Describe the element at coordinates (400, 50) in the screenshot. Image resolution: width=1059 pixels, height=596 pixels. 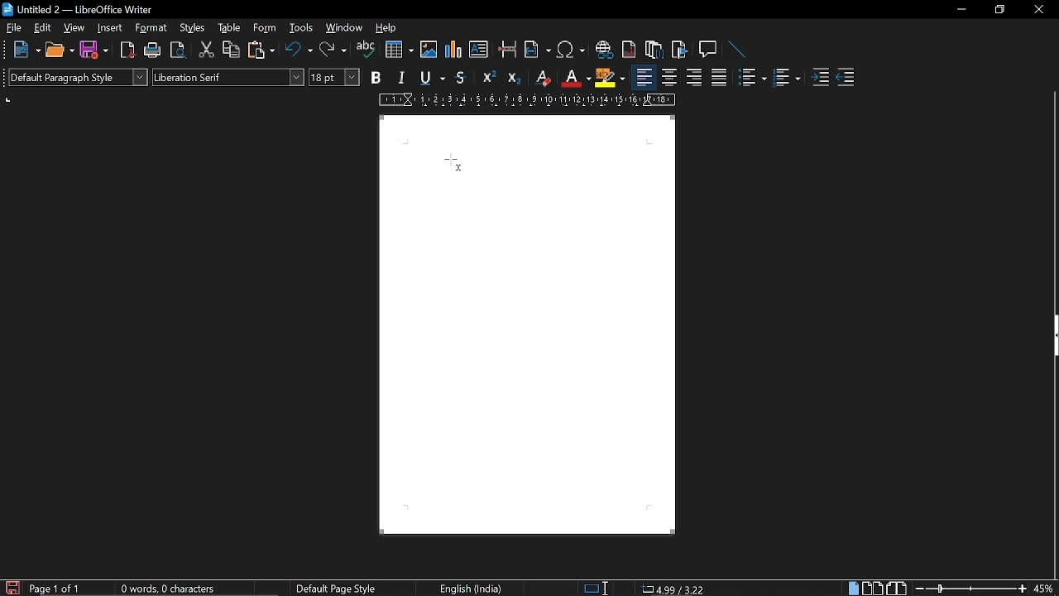
I see `insert chart` at that location.